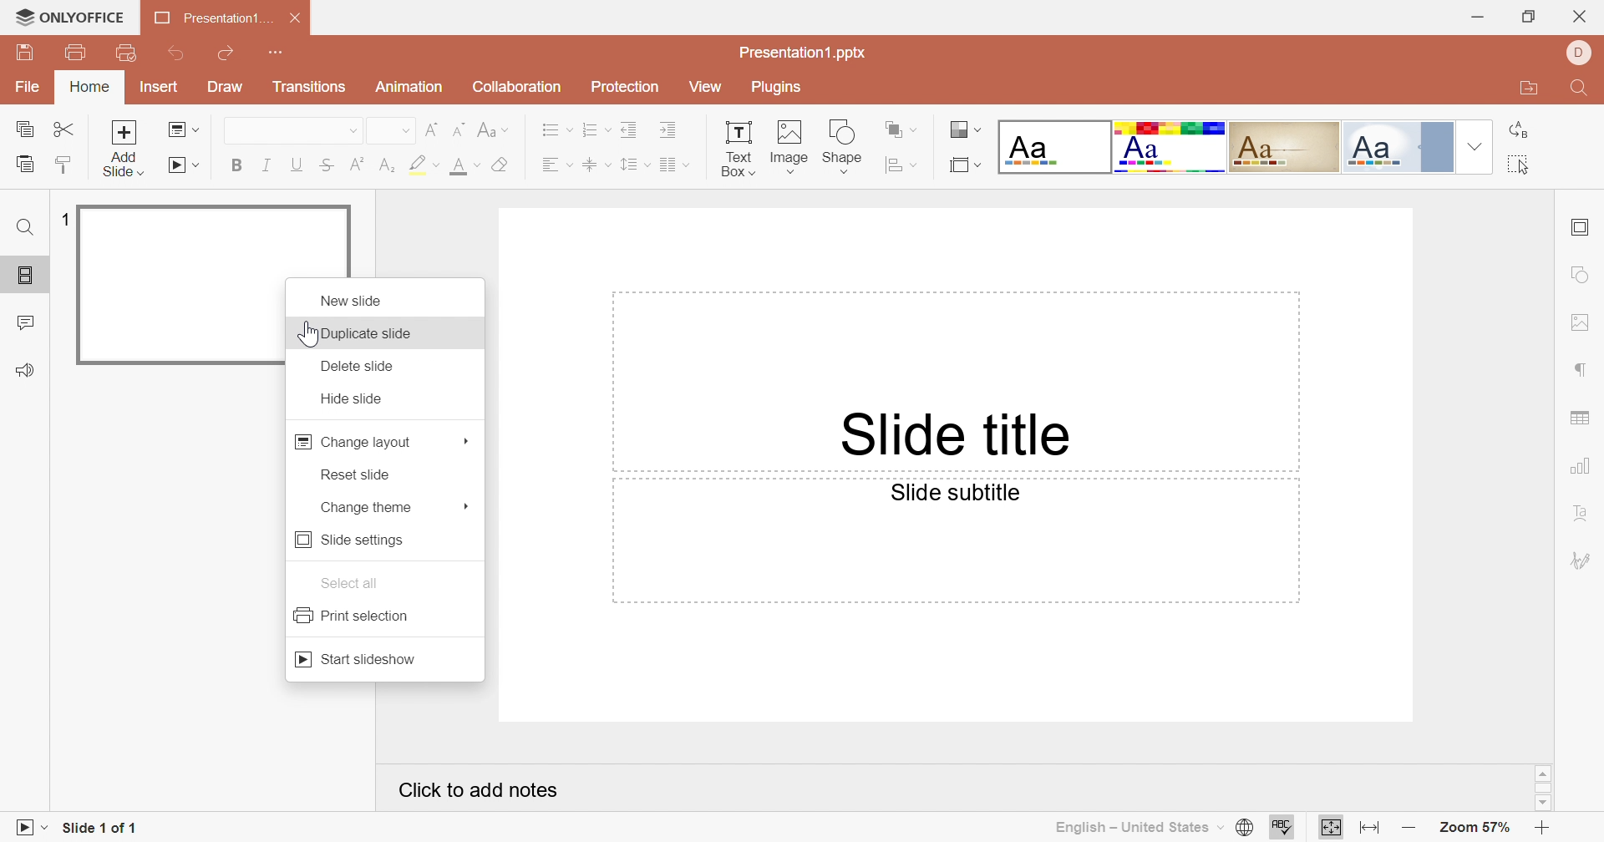 The image size is (1604, 842). What do you see at coordinates (196, 165) in the screenshot?
I see `Drop Down` at bounding box center [196, 165].